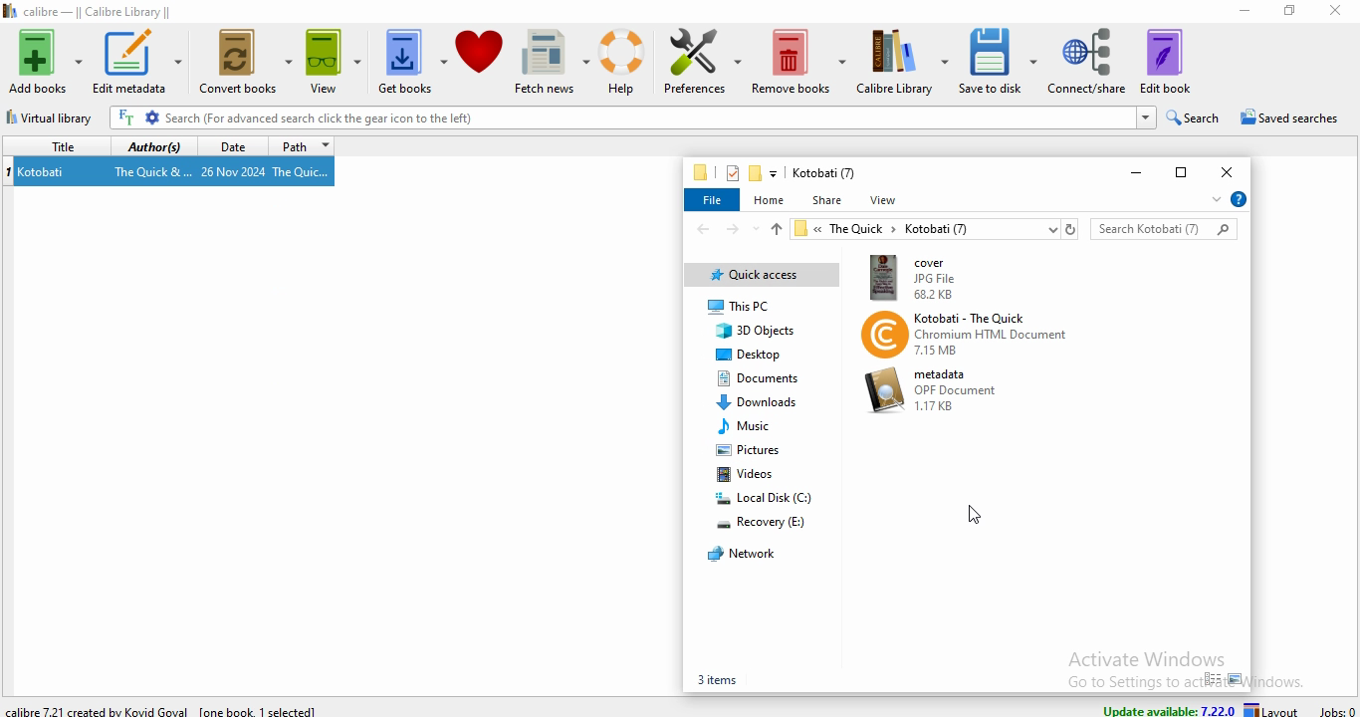 The width and height of the screenshot is (1360, 717). Describe the element at coordinates (748, 425) in the screenshot. I see `music` at that location.